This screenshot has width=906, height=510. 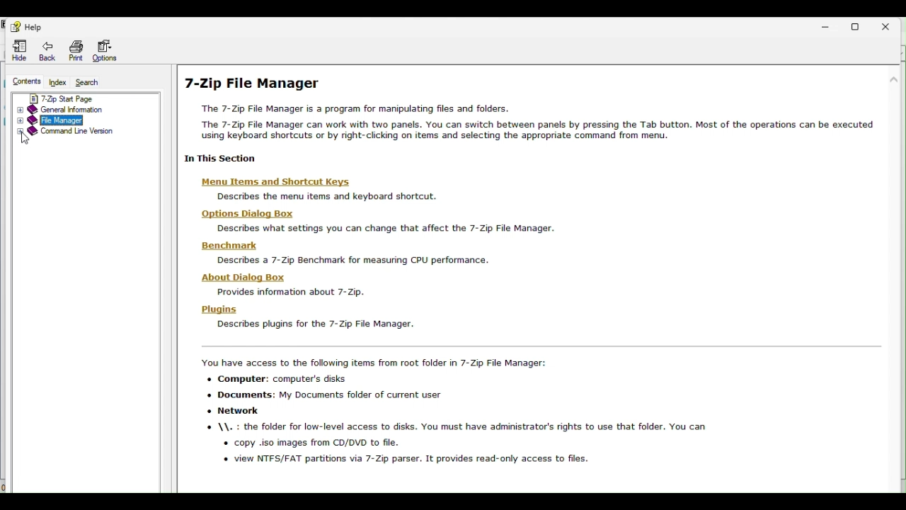 I want to click on General information, so click(x=81, y=108).